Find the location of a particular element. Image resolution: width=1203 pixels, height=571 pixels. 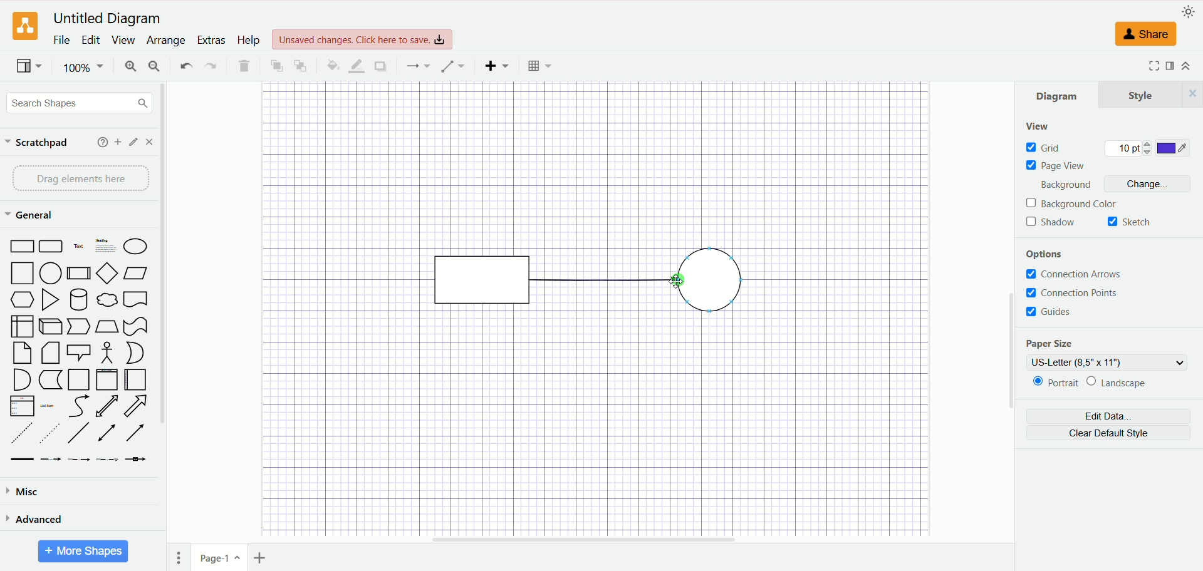

vertical scroll bar is located at coordinates (1011, 312).